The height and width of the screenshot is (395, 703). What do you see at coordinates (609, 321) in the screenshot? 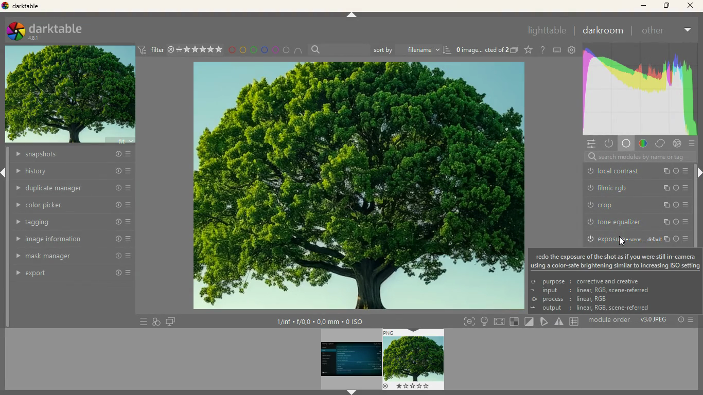
I see `module order` at bounding box center [609, 321].